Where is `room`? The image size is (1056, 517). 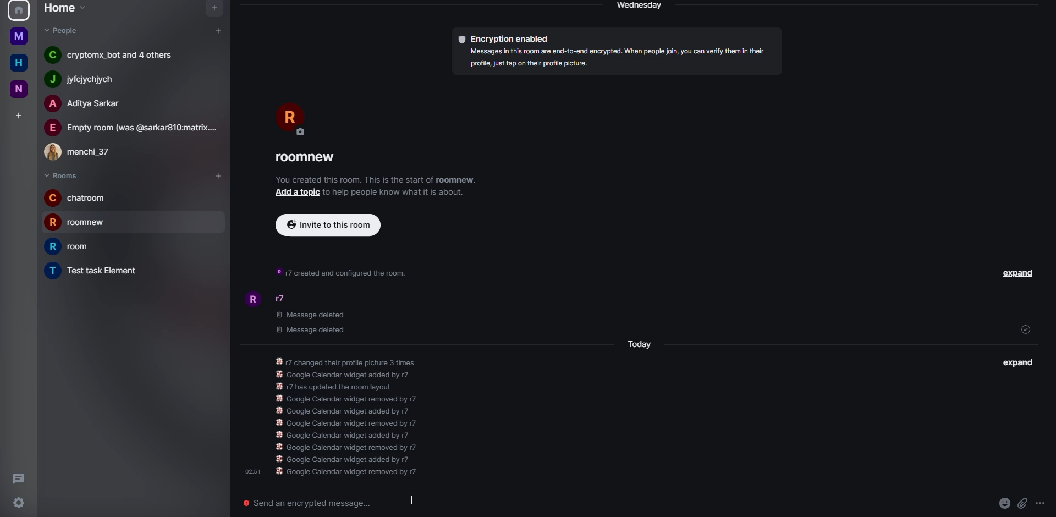 room is located at coordinates (73, 248).